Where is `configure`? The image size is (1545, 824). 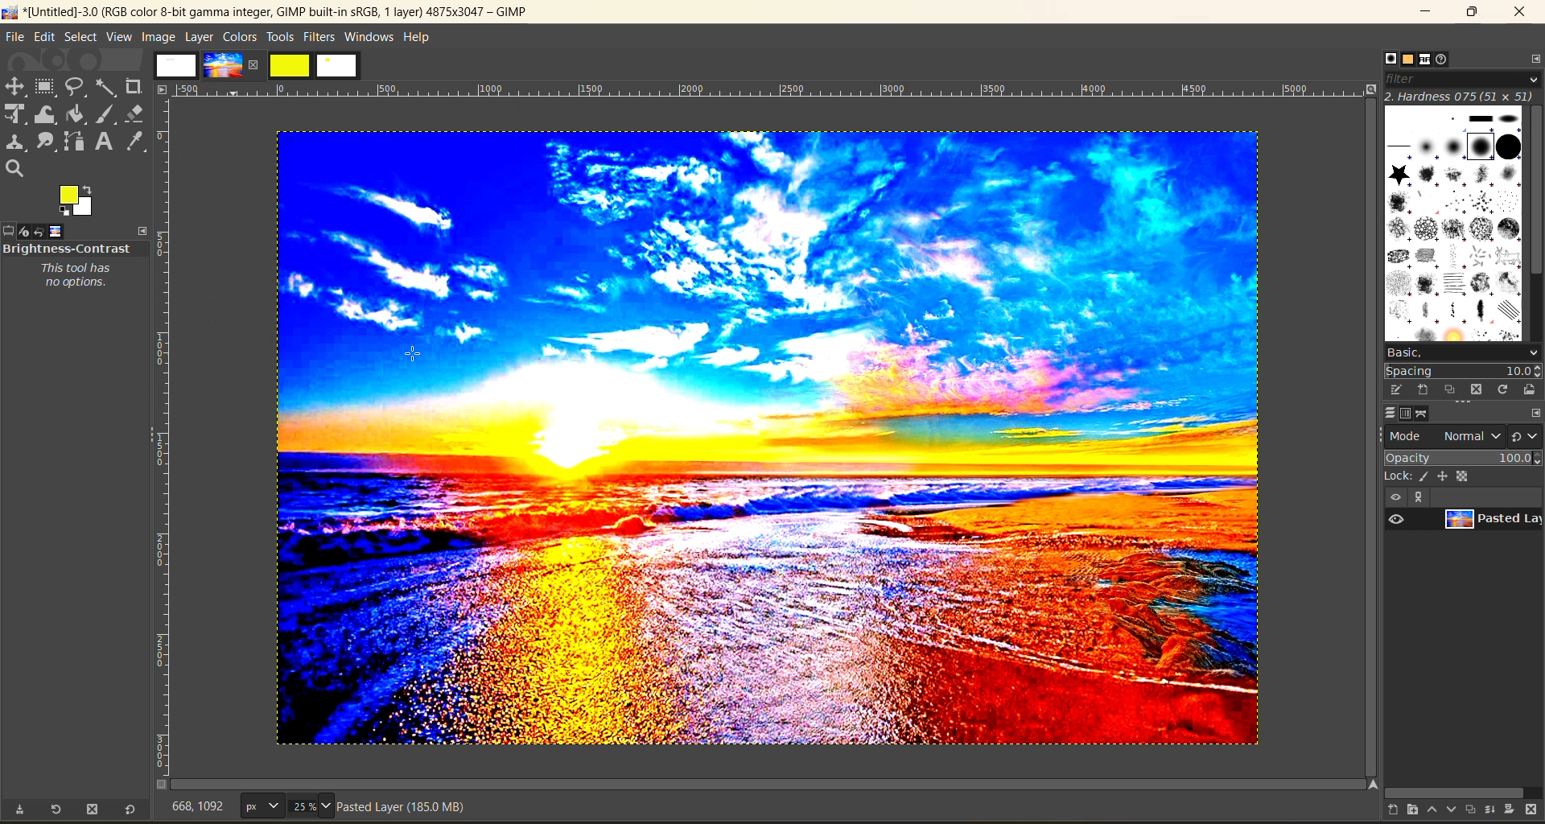
configure is located at coordinates (1532, 58).